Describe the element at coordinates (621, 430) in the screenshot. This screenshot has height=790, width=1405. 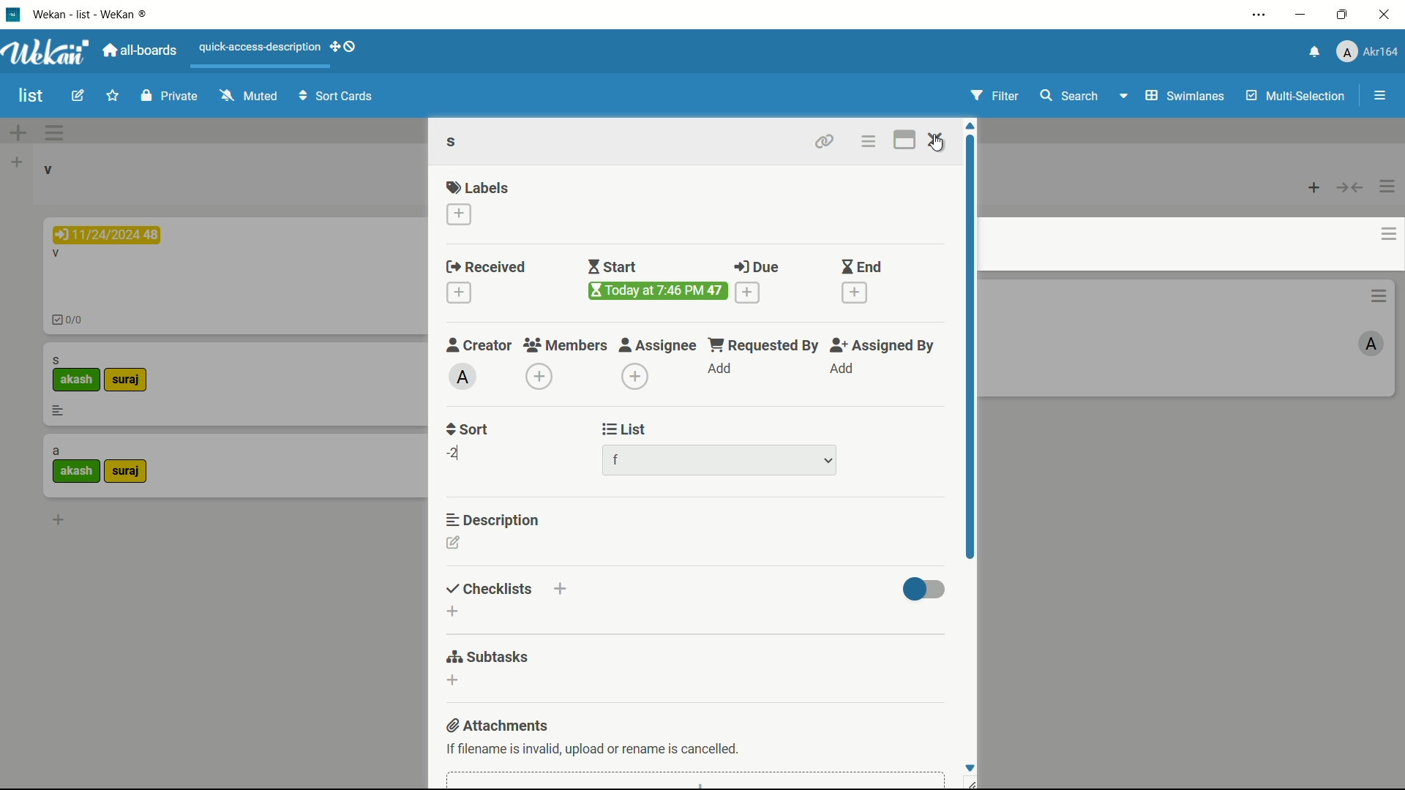
I see `list` at that location.